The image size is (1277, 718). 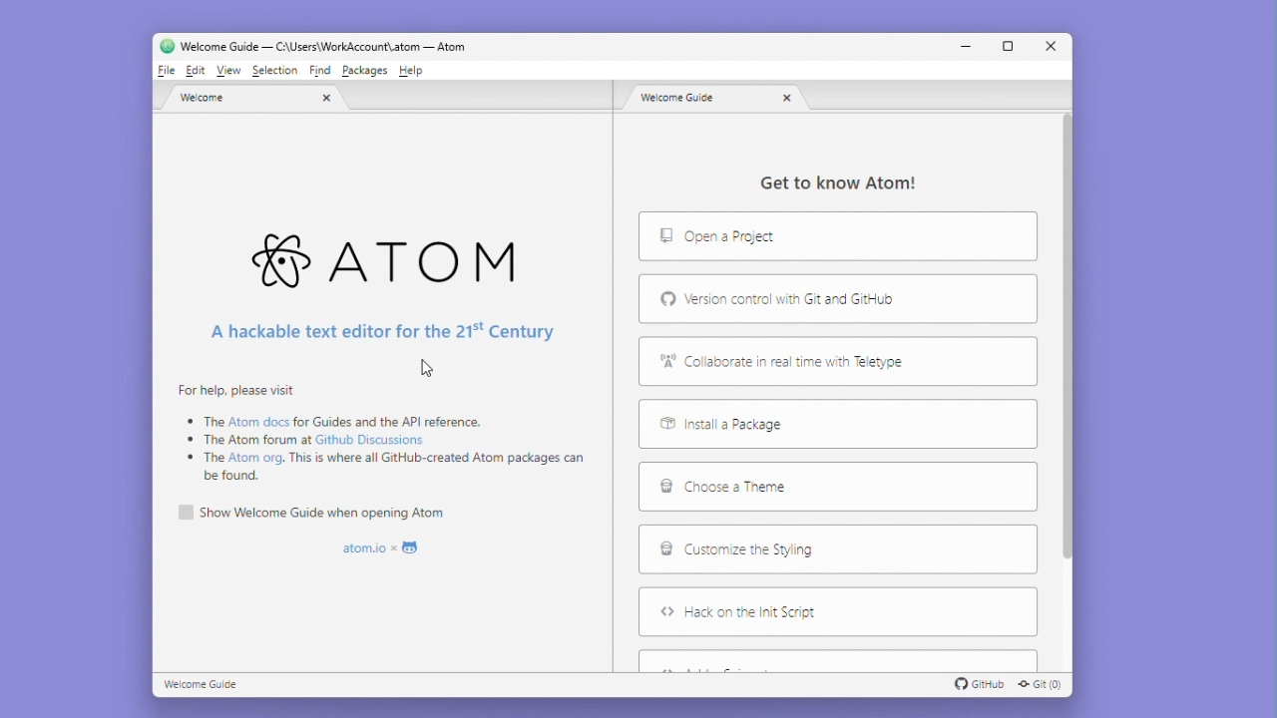 What do you see at coordinates (225, 71) in the screenshot?
I see `View ` at bounding box center [225, 71].